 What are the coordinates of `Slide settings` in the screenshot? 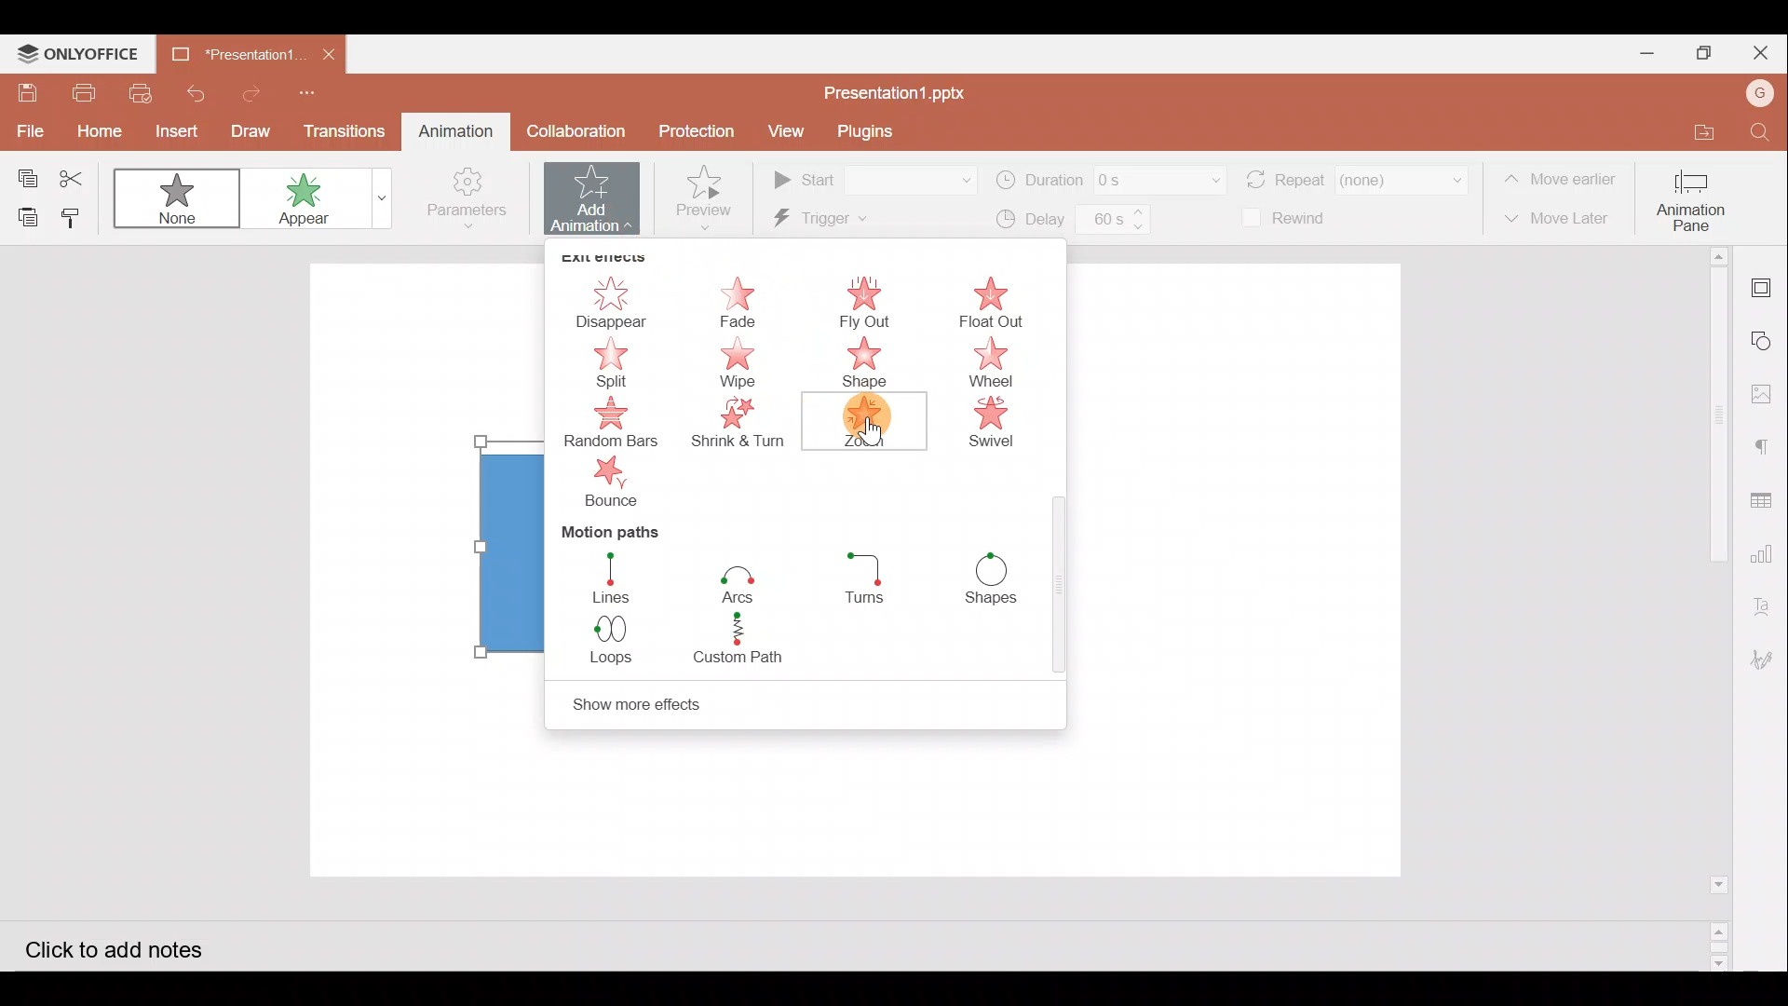 It's located at (1764, 285).